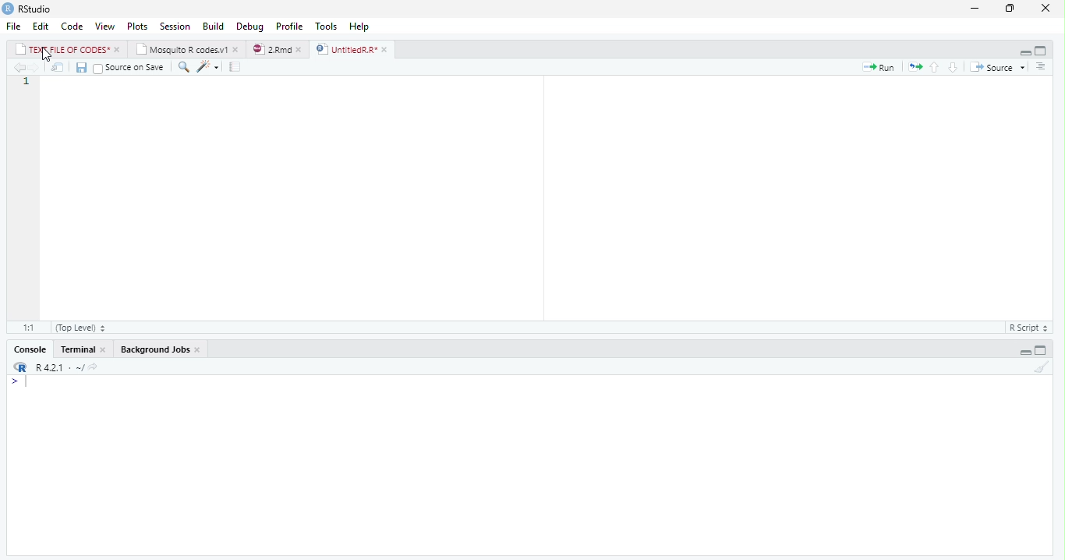 The image size is (1065, 560). Describe the element at coordinates (1029, 327) in the screenshot. I see `R Script` at that location.